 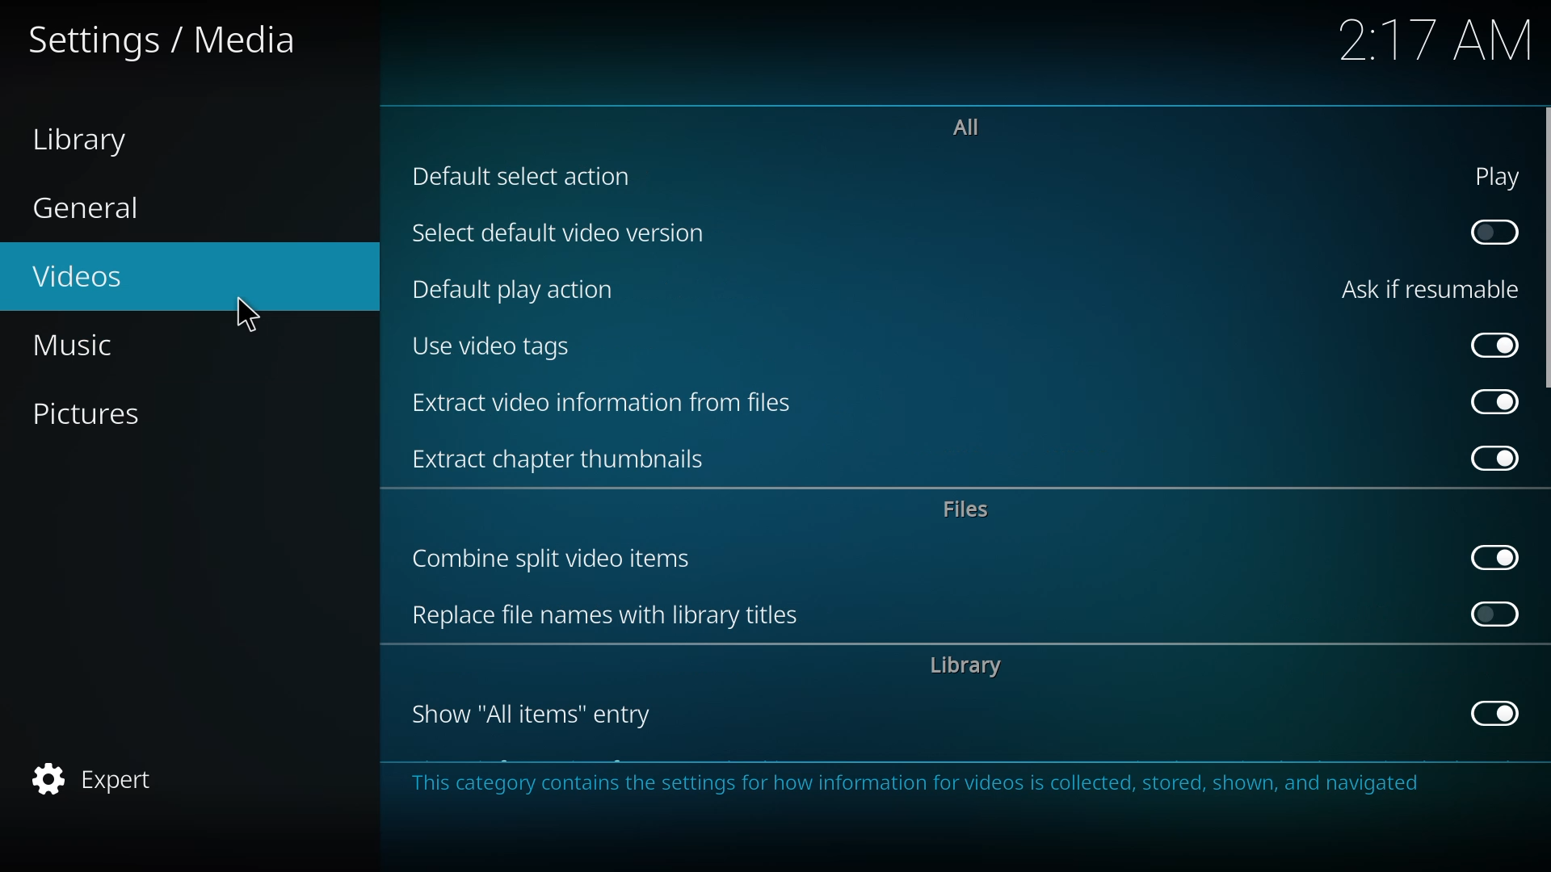 I want to click on library, so click(x=88, y=139).